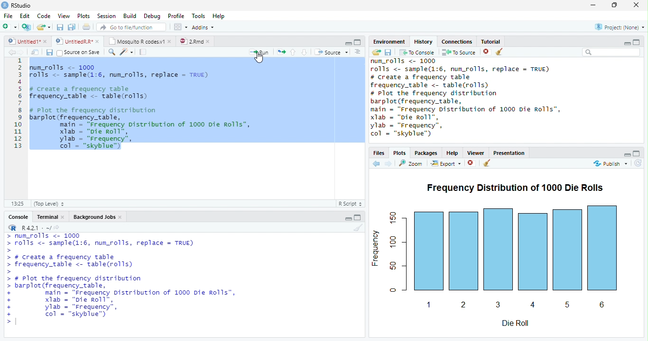 This screenshot has height=341, width=648. Describe the element at coordinates (78, 53) in the screenshot. I see `Source on Save` at that location.